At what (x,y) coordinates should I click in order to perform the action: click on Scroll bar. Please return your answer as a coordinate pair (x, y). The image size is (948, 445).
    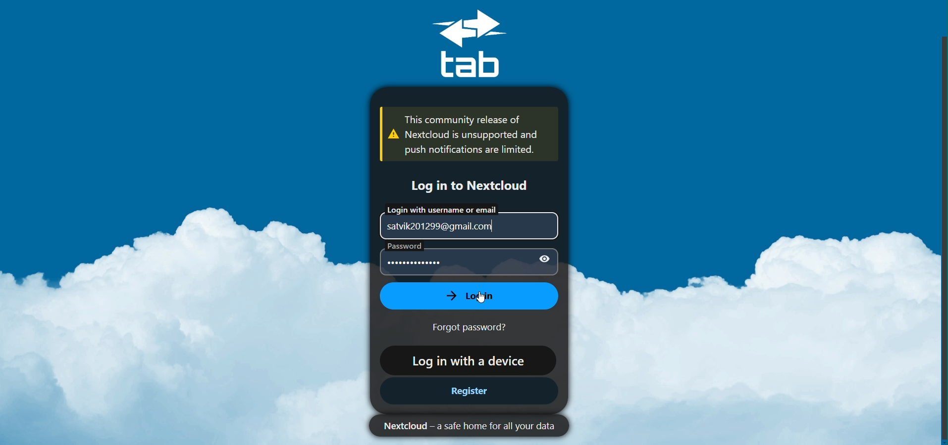
    Looking at the image, I should click on (941, 236).